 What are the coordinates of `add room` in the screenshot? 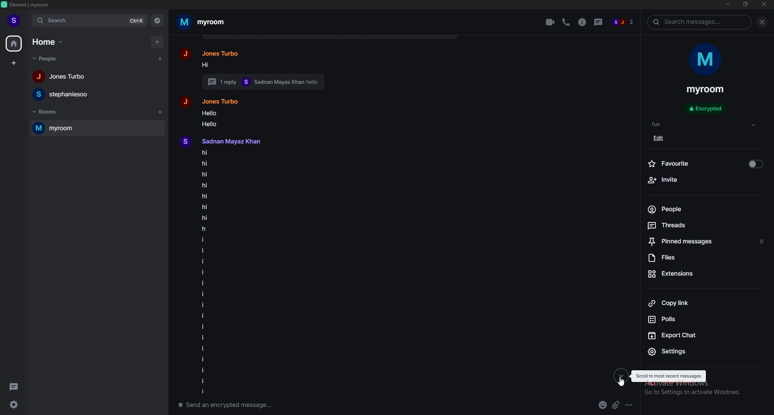 It's located at (159, 112).